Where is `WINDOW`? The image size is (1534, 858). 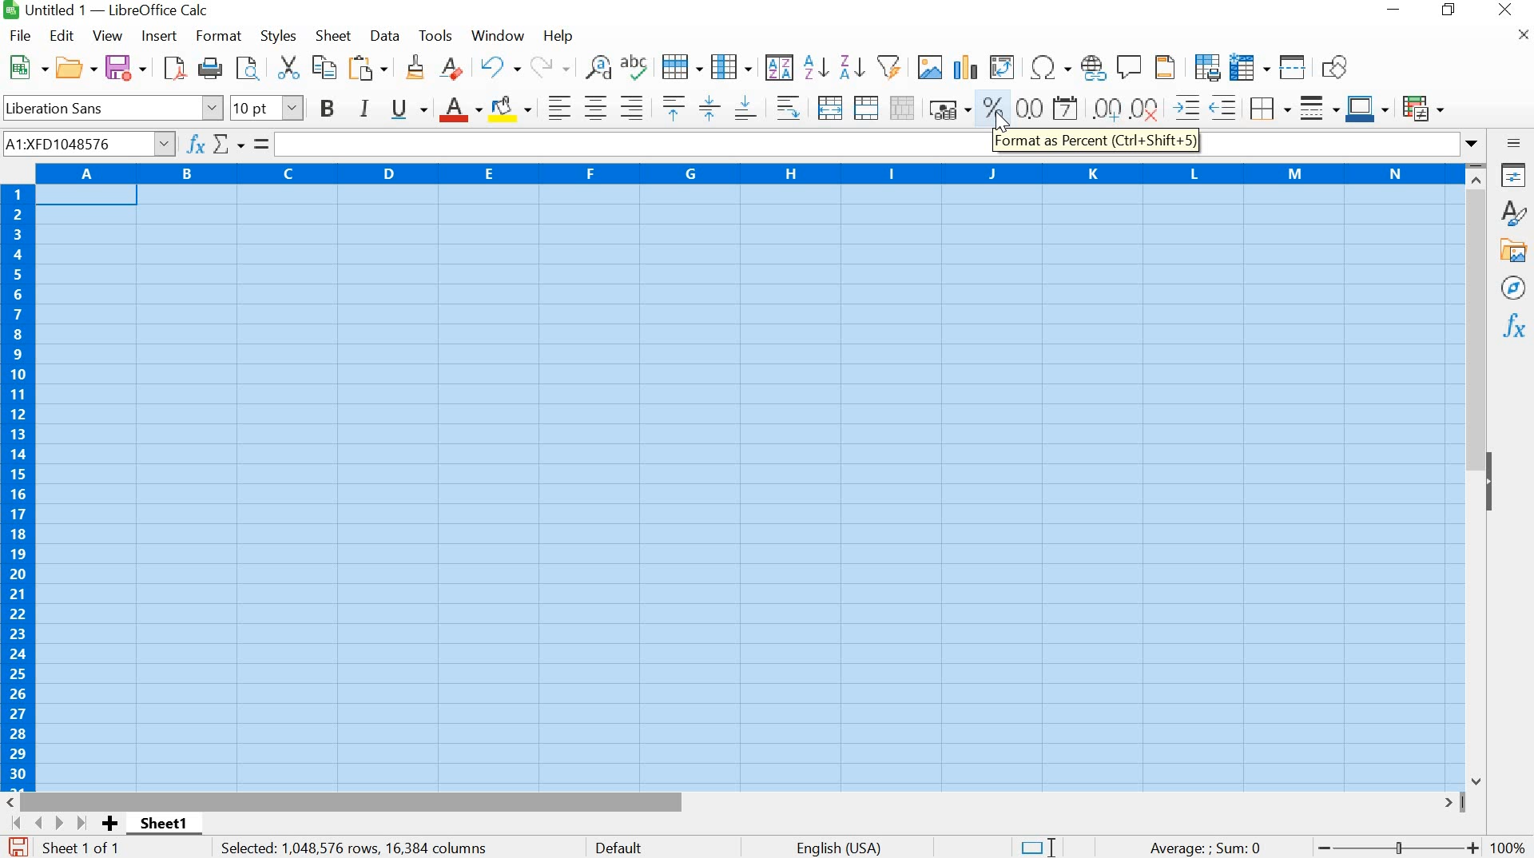
WINDOW is located at coordinates (497, 38).